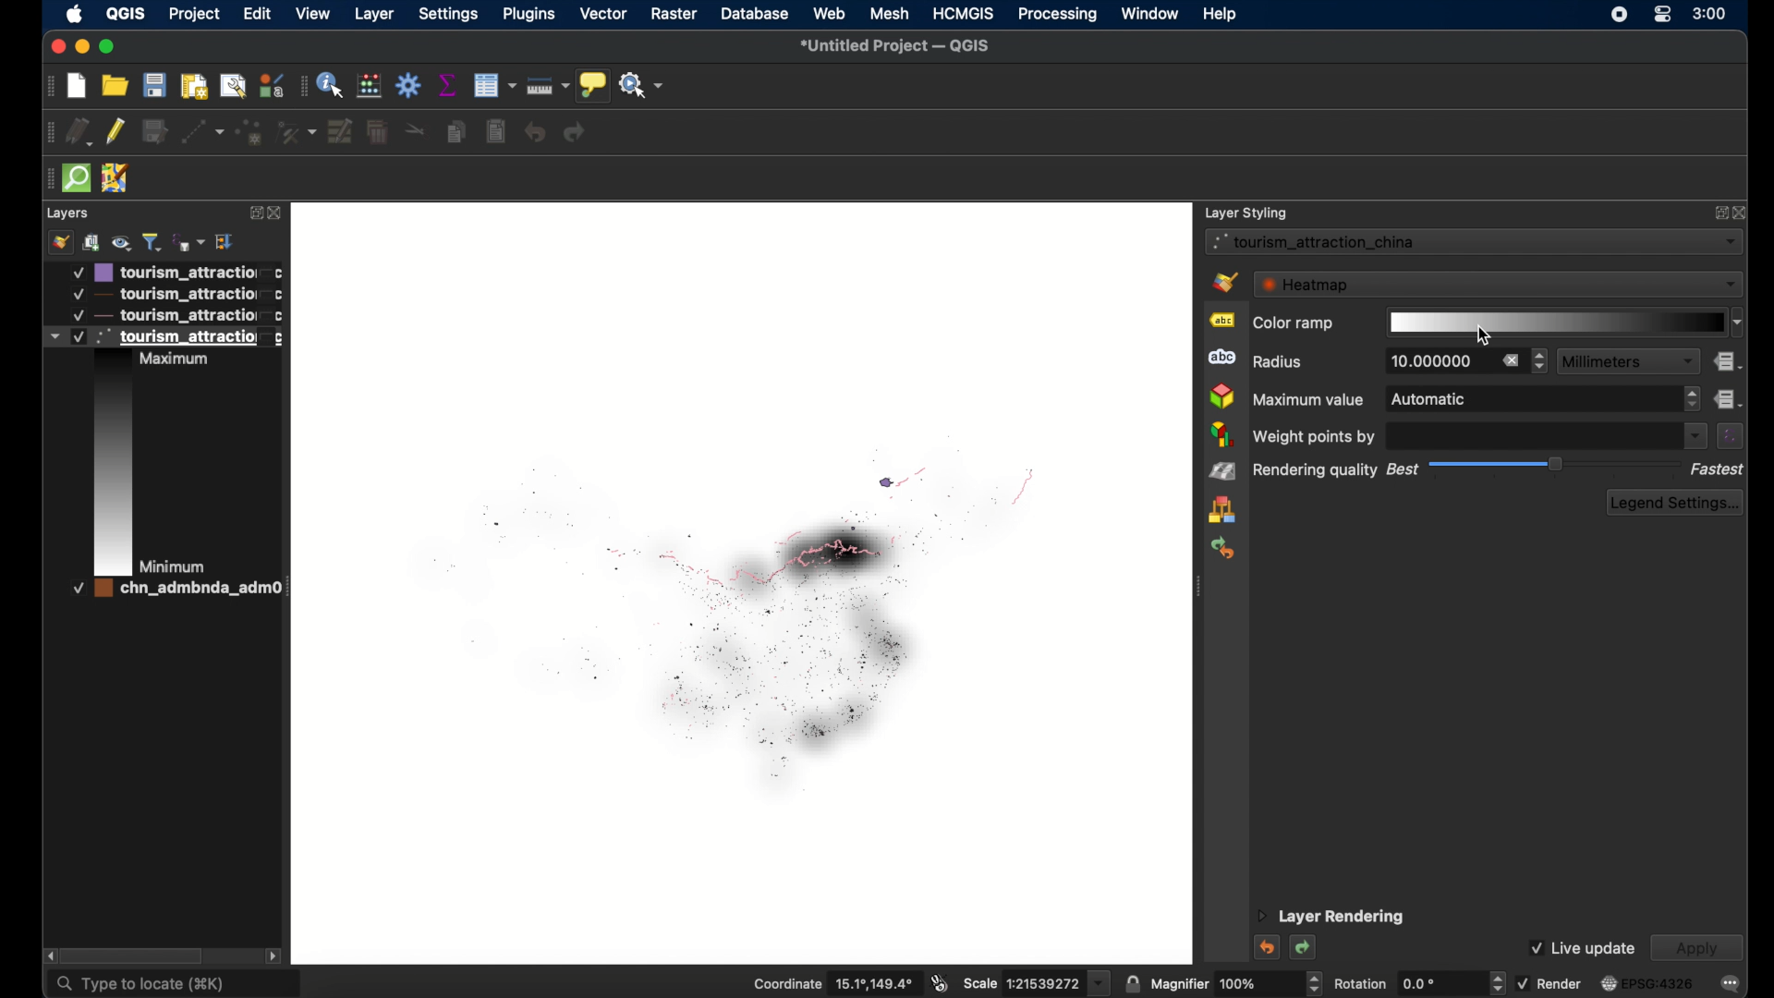 This screenshot has width=1774, height=998. What do you see at coordinates (1676, 503) in the screenshot?
I see `legend settings` at bounding box center [1676, 503].